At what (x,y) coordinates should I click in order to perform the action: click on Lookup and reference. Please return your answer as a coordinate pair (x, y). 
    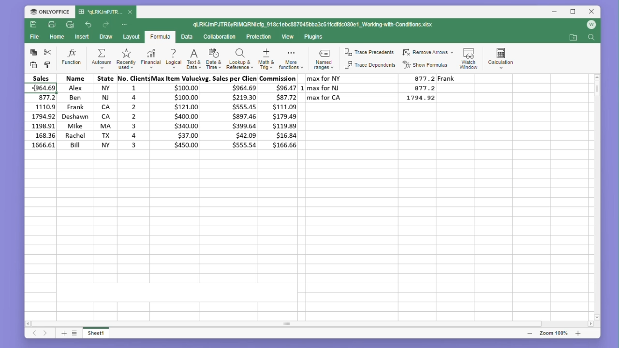
    Looking at the image, I should click on (240, 58).